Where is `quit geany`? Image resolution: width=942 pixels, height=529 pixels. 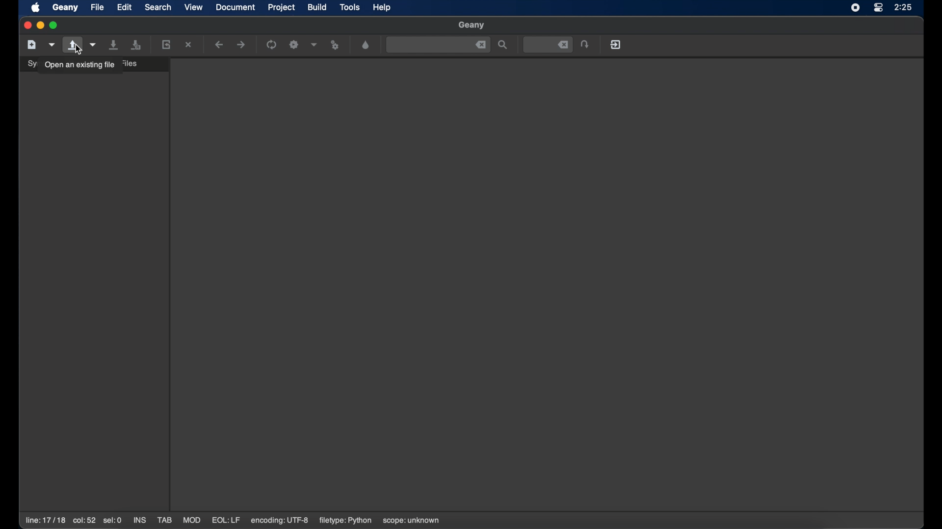
quit geany is located at coordinates (616, 45).